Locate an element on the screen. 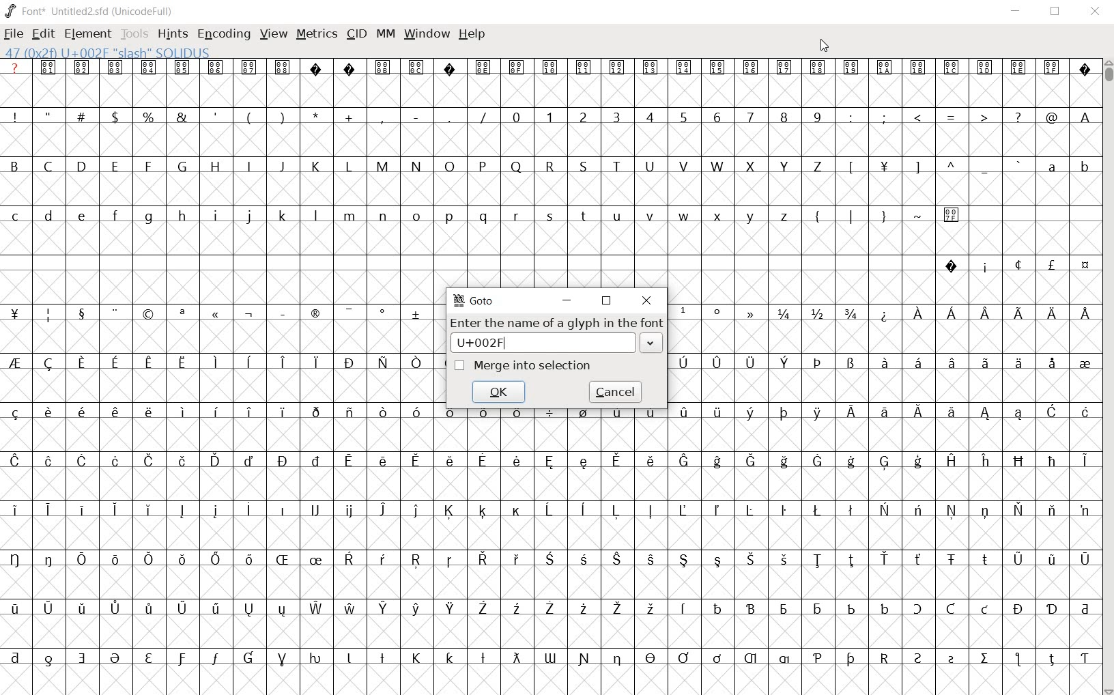 This screenshot has height=695, width=1114. empty cells is located at coordinates (552, 141).